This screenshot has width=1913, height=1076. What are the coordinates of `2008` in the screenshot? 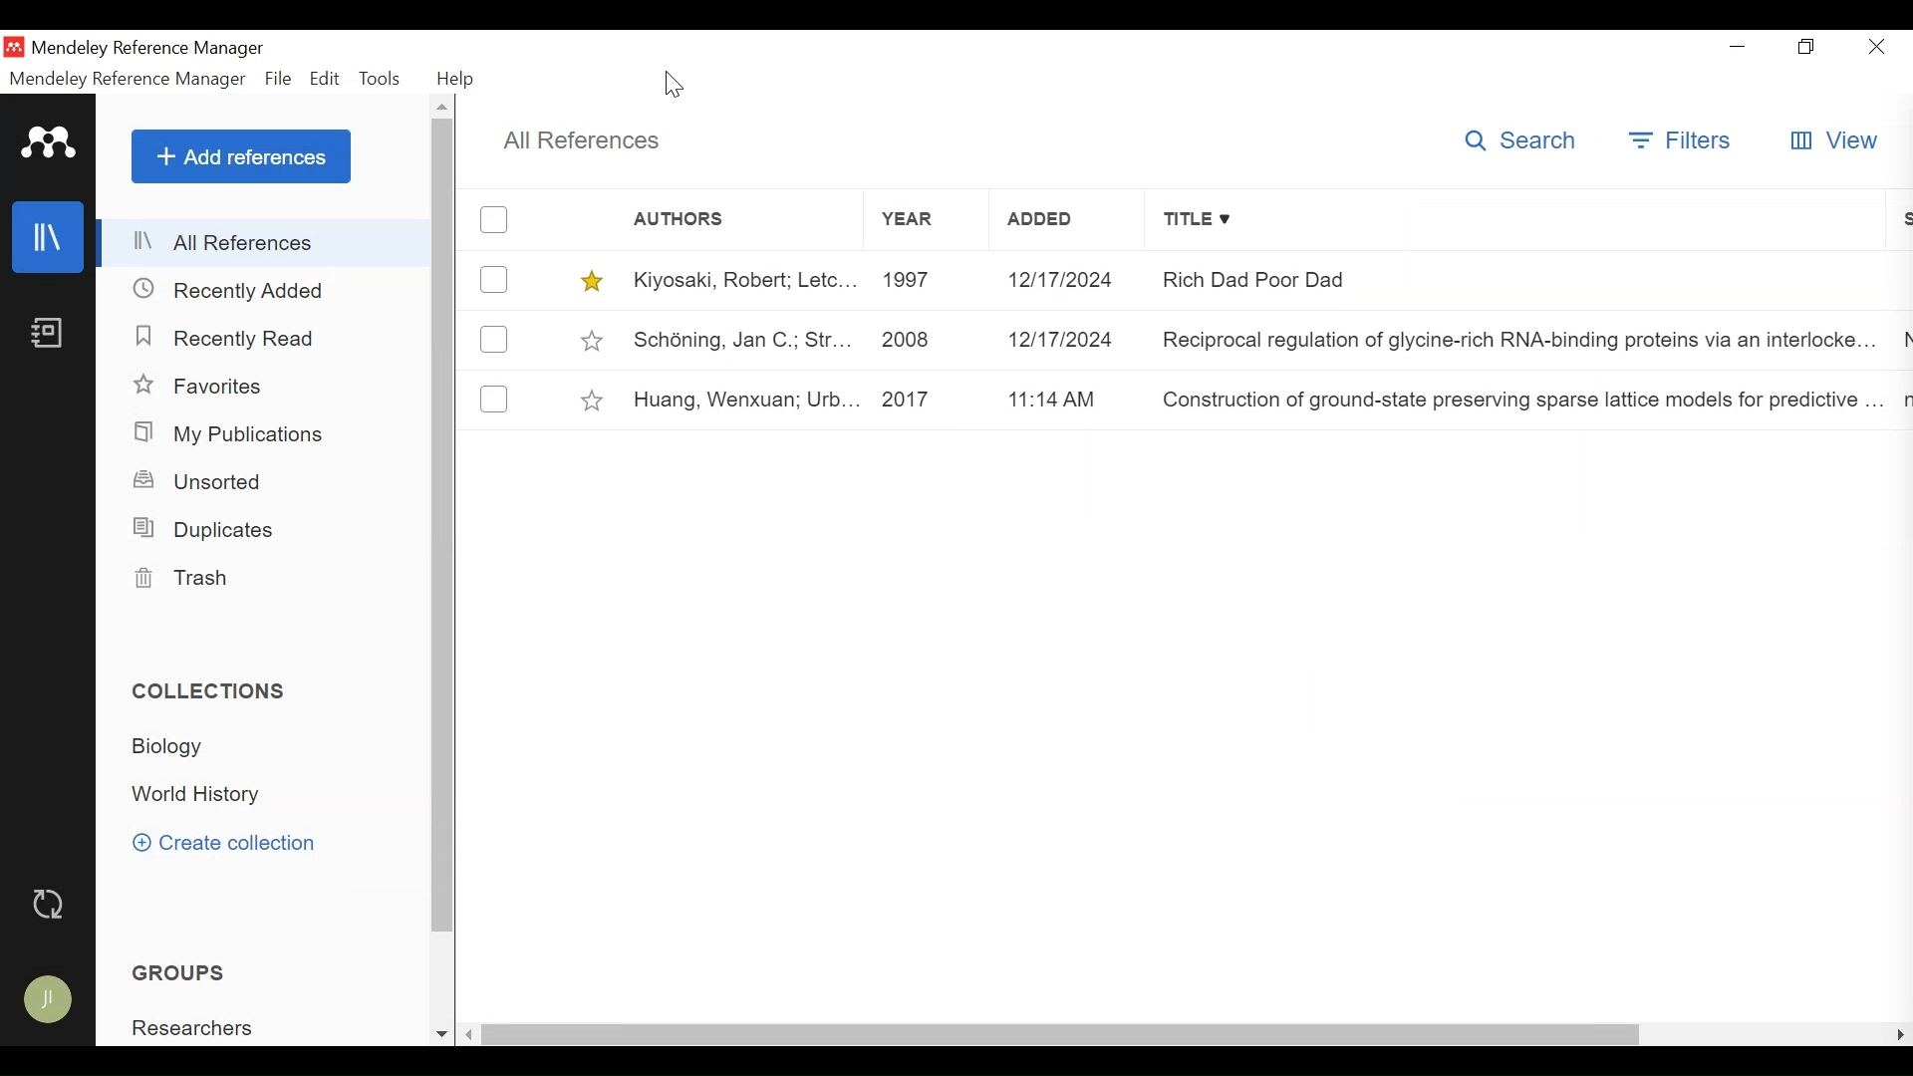 It's located at (911, 341).